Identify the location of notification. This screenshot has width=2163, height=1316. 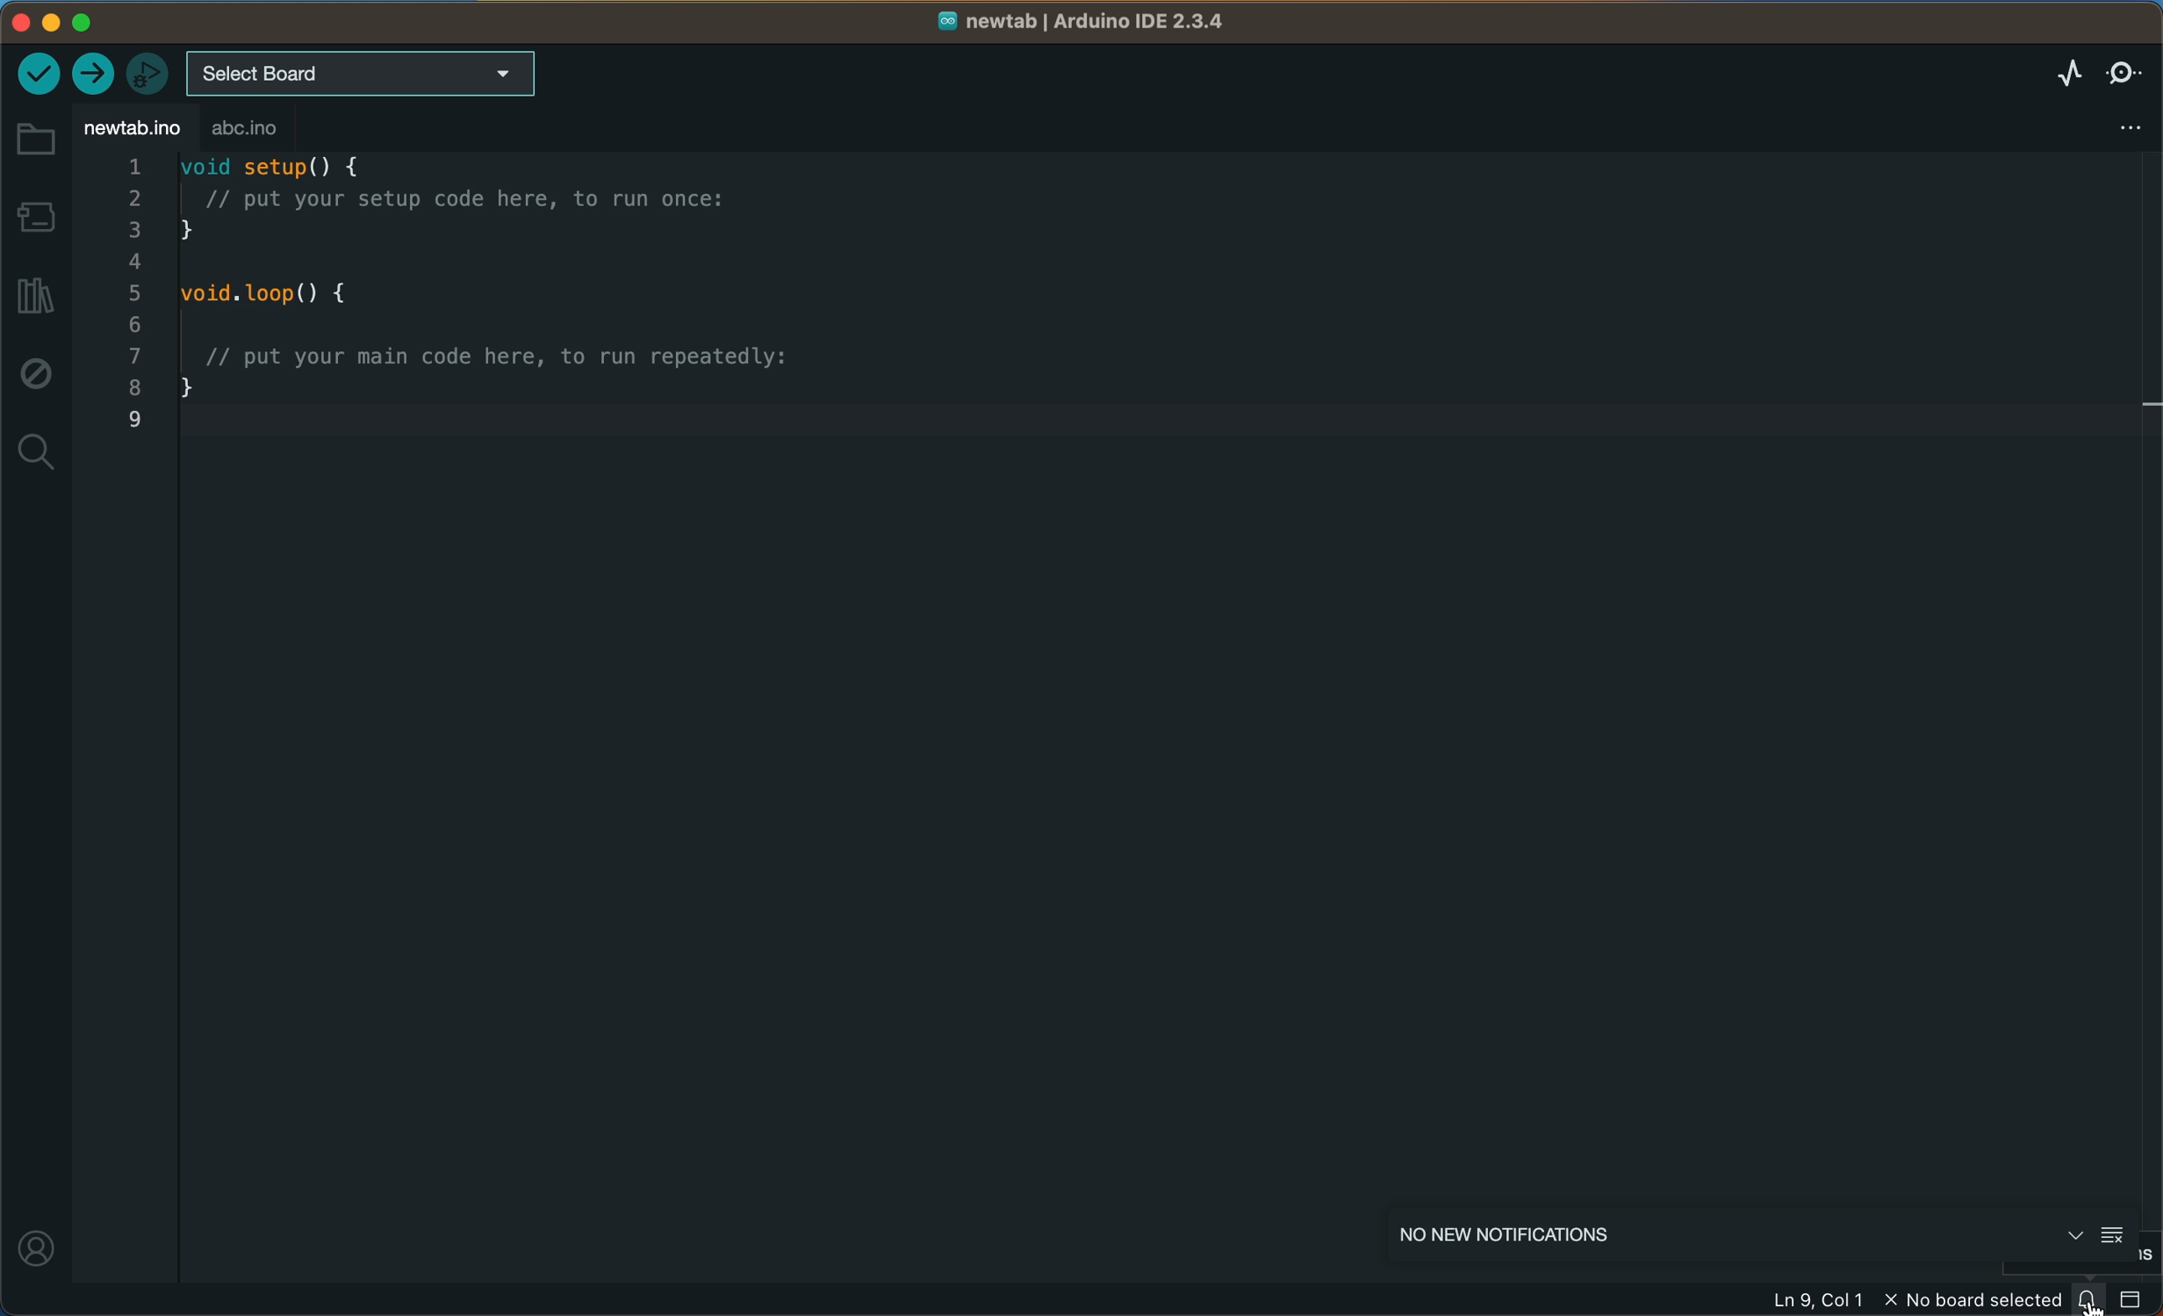
(2094, 1301).